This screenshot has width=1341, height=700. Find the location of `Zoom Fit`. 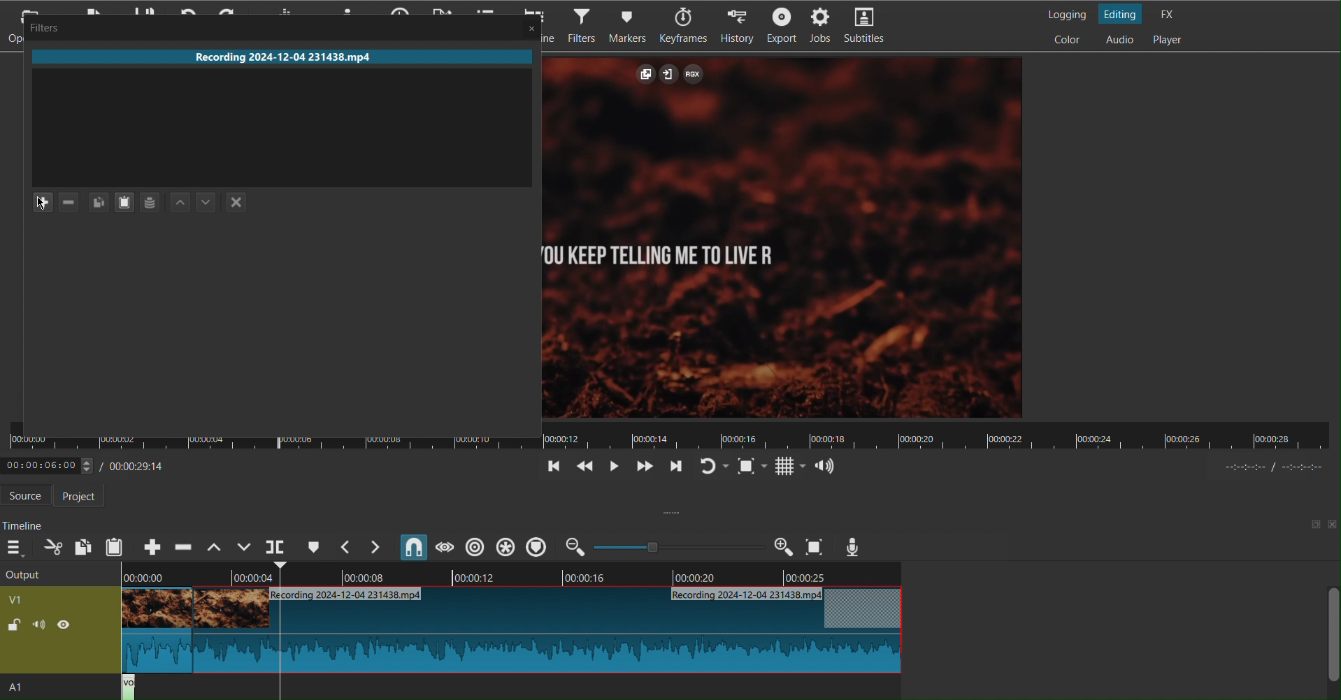

Zoom Fit is located at coordinates (753, 466).